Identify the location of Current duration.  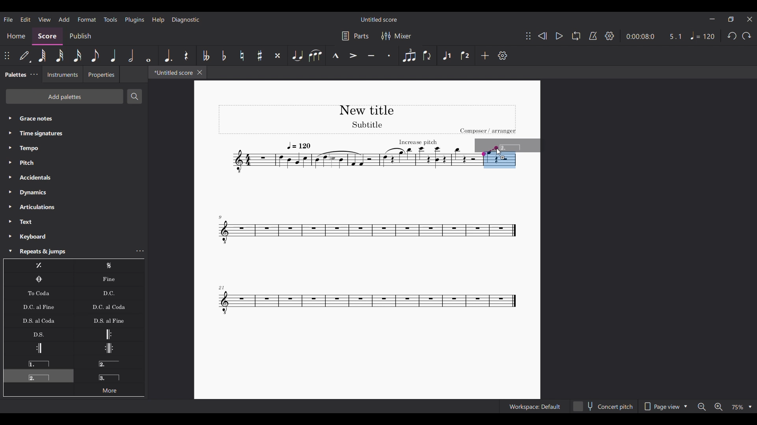
(640, 37).